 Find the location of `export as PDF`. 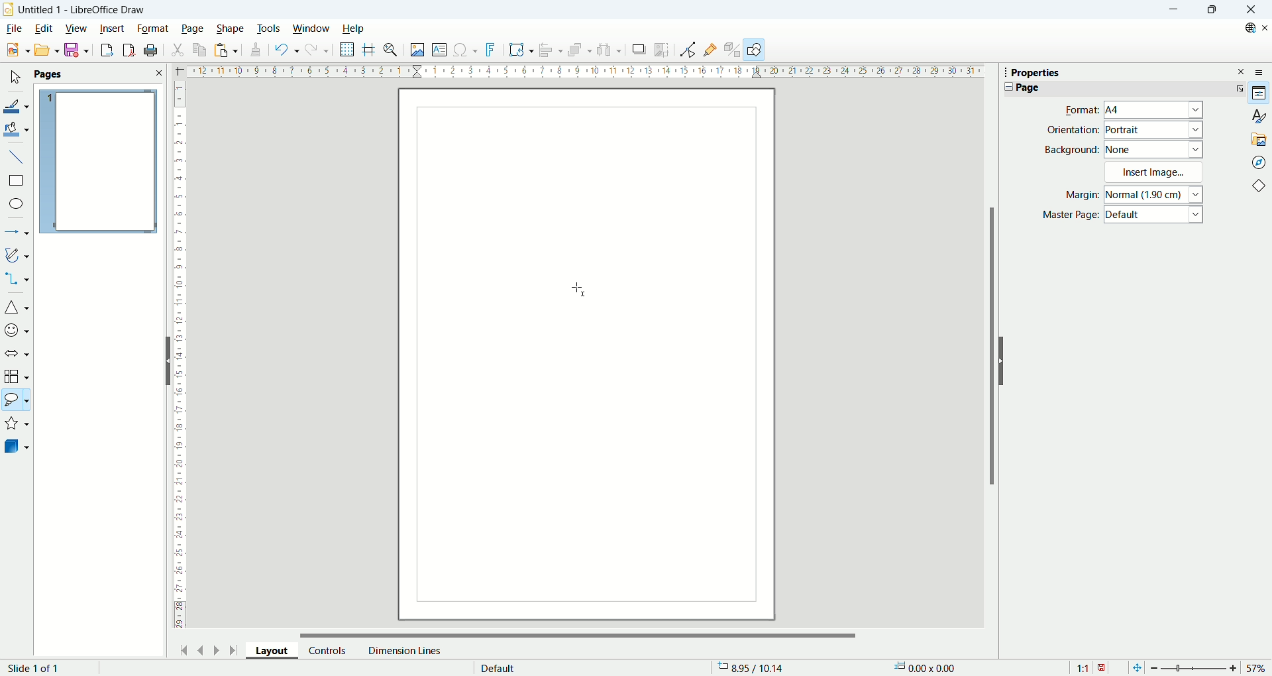

export as PDF is located at coordinates (127, 50).